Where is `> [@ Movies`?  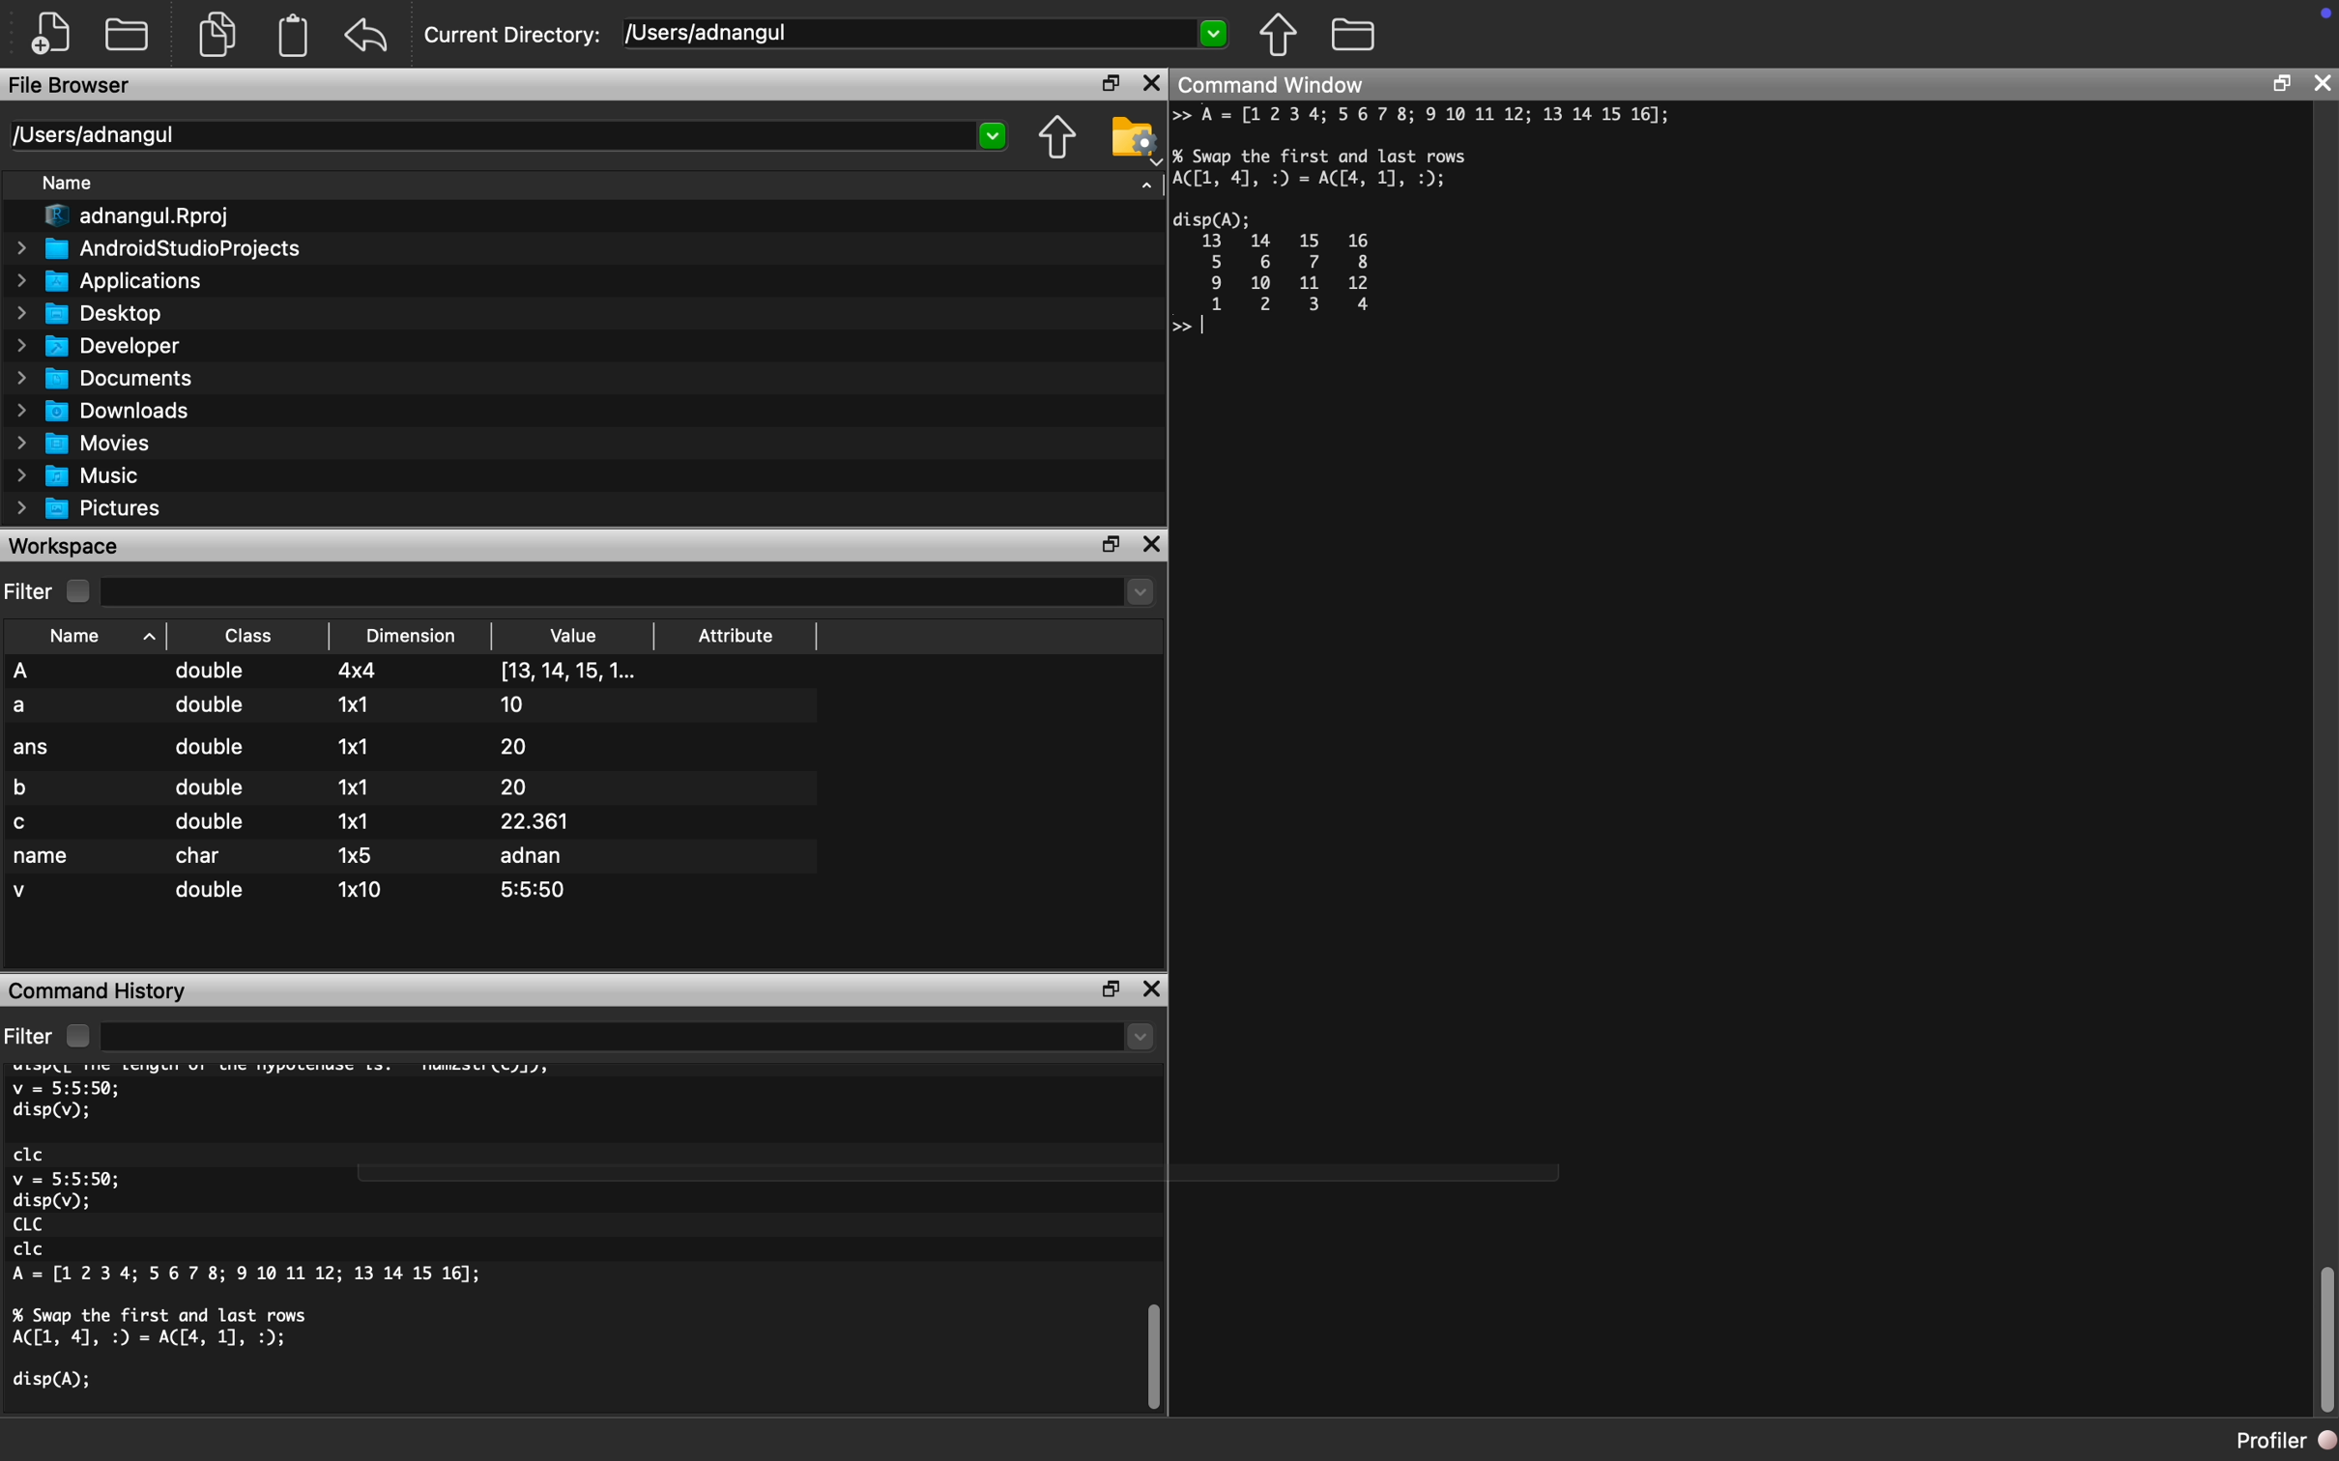
> [@ Movies is located at coordinates (84, 444).